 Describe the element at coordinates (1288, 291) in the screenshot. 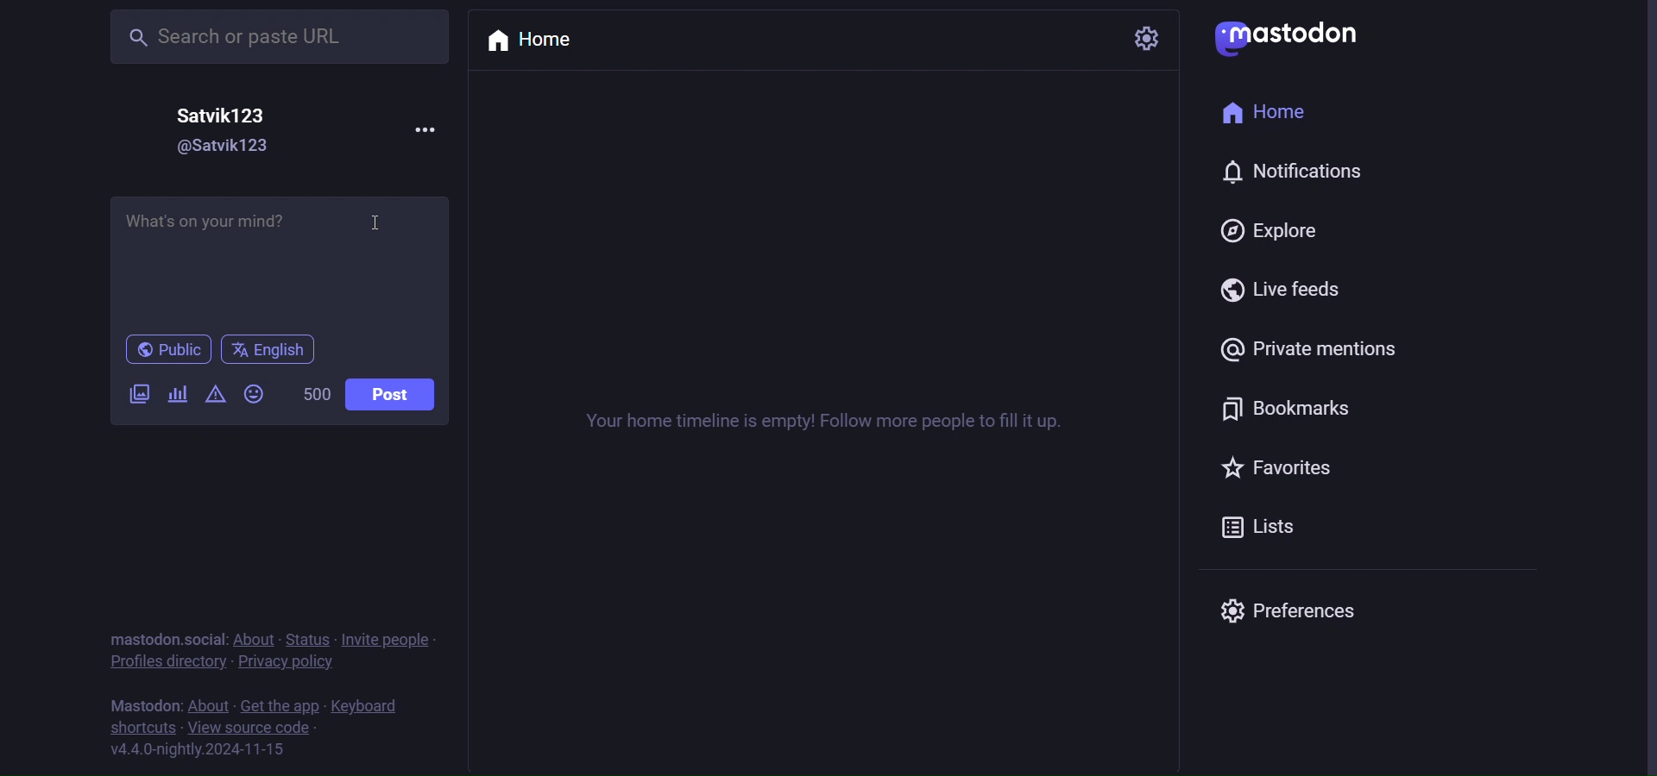

I see `live feed` at that location.